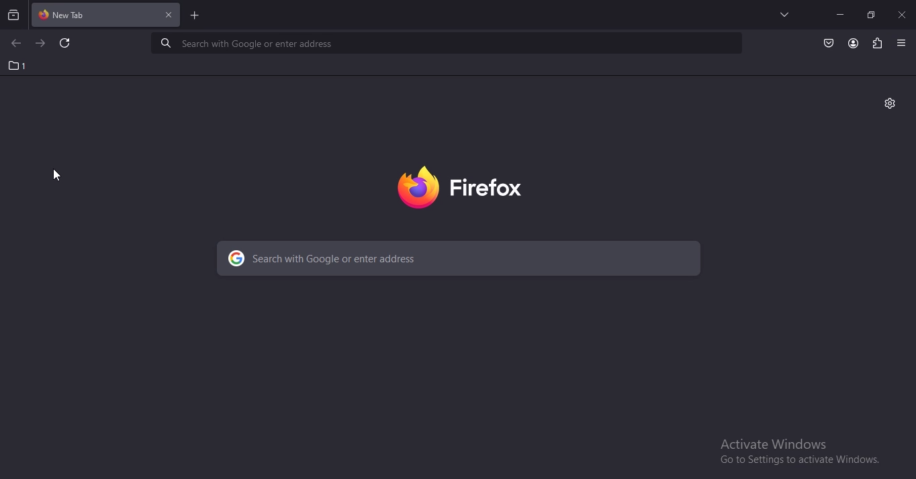  I want to click on list all tabs, so click(781, 14).